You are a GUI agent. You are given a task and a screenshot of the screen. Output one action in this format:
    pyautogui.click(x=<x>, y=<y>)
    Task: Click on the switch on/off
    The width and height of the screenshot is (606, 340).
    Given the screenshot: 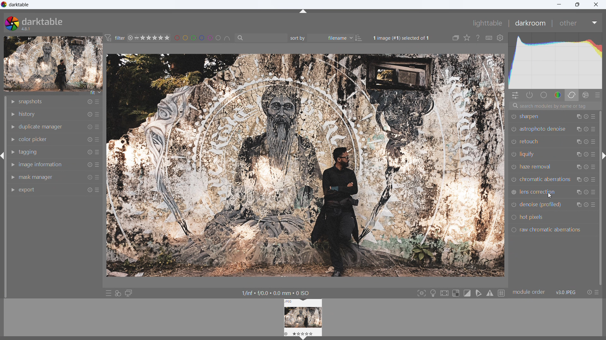 What is the action you would take?
    pyautogui.click(x=514, y=174)
    